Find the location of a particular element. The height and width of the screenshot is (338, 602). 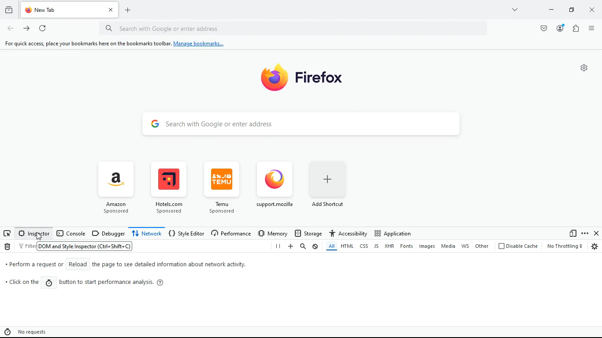

no requests is located at coordinates (33, 331).